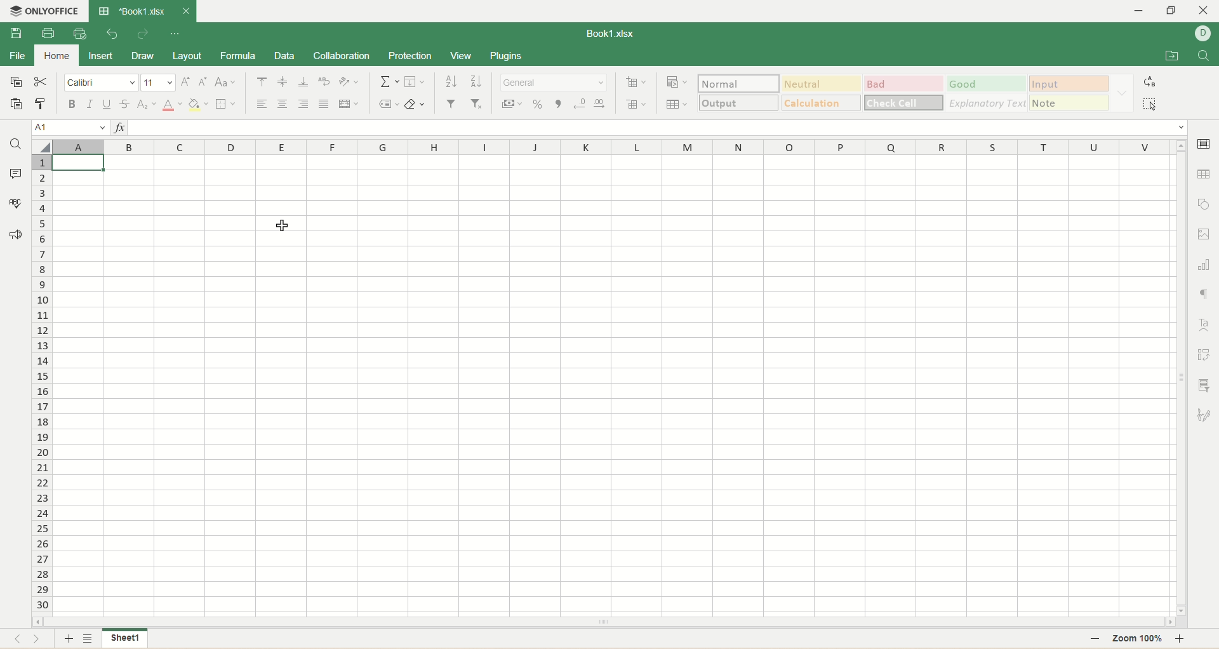 Image resolution: width=1219 pixels, height=649 pixels. I want to click on sheet list, so click(90, 638).